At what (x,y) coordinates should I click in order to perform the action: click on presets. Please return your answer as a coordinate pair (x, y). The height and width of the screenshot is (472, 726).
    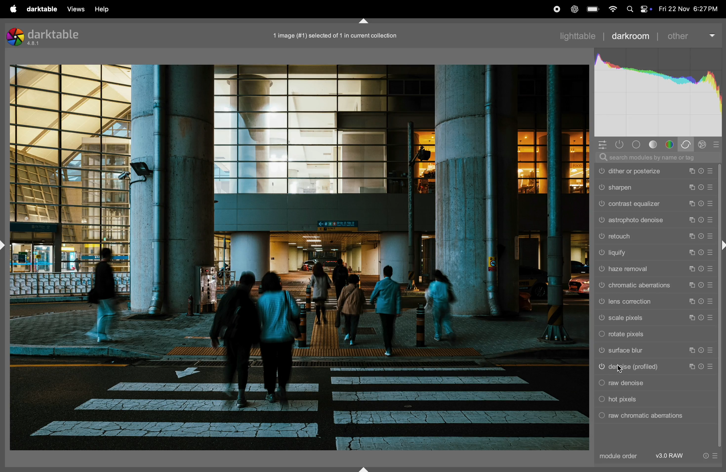
    Looking at the image, I should click on (718, 456).